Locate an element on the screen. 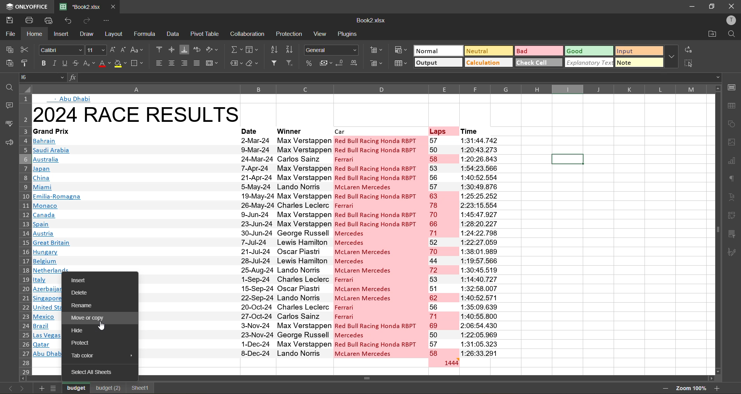  bad is located at coordinates (538, 51).